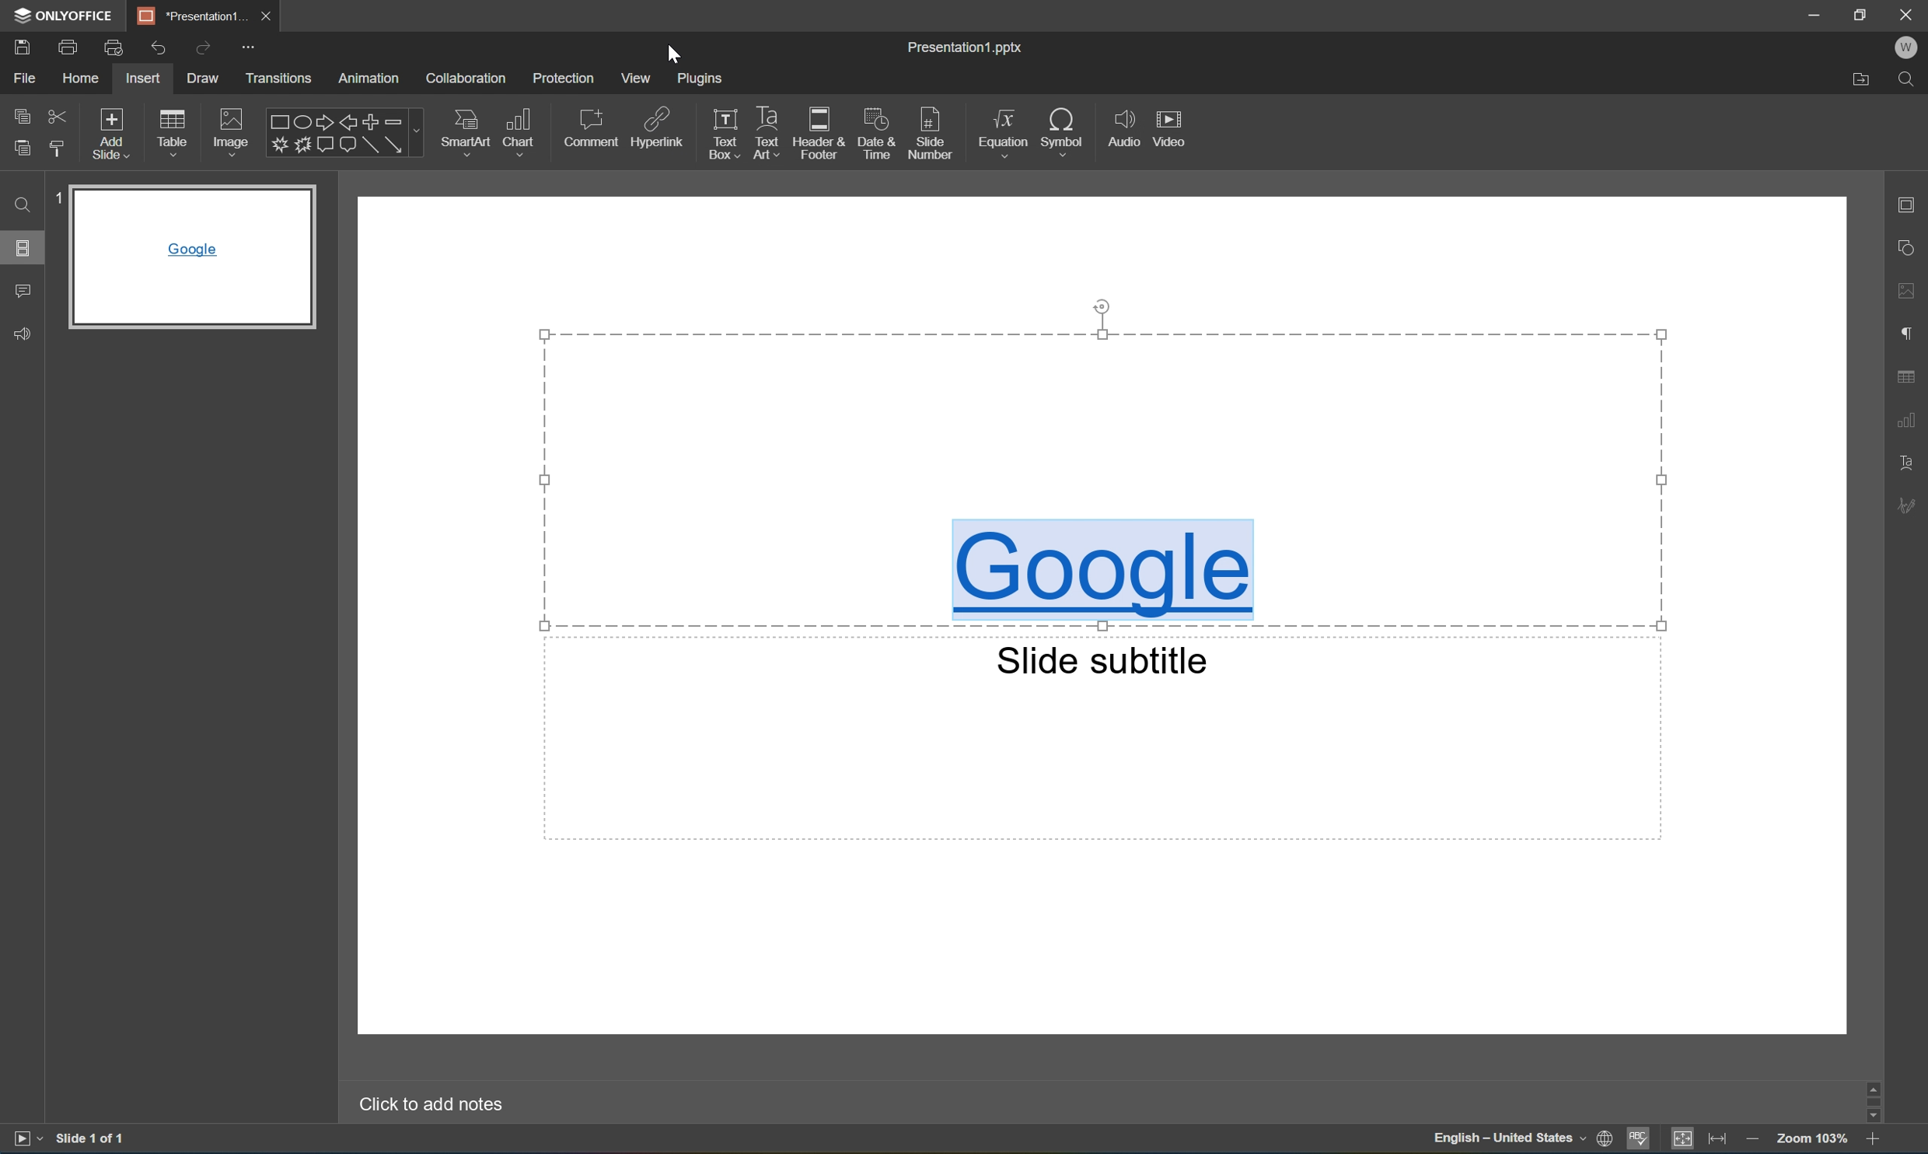 This screenshot has height=1154, width=1928. Describe the element at coordinates (1909, 79) in the screenshot. I see `Find` at that location.